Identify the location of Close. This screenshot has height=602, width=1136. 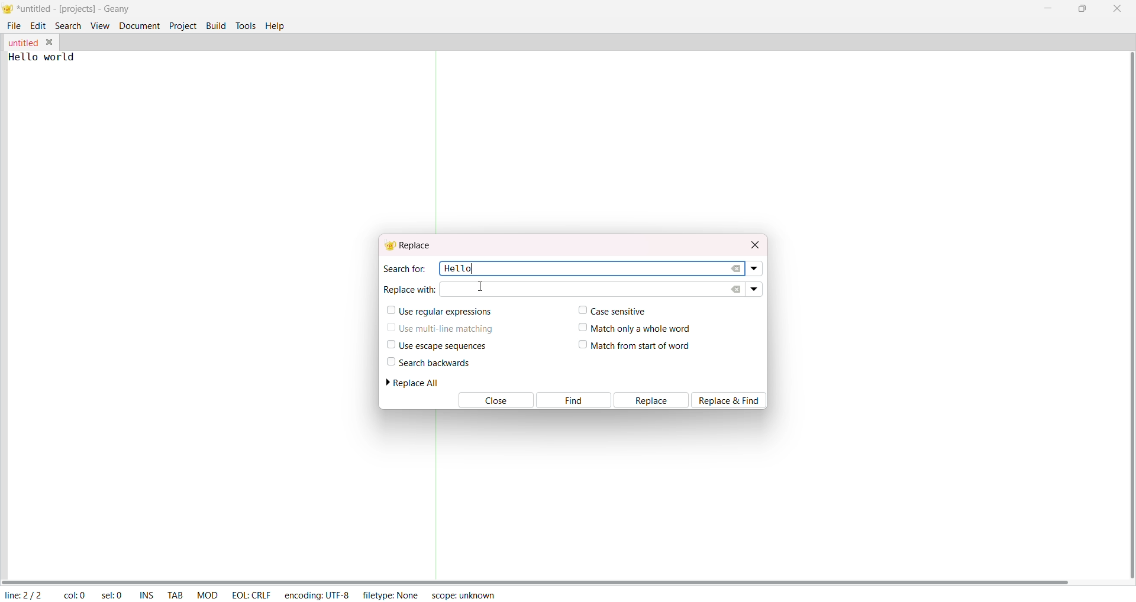
(494, 401).